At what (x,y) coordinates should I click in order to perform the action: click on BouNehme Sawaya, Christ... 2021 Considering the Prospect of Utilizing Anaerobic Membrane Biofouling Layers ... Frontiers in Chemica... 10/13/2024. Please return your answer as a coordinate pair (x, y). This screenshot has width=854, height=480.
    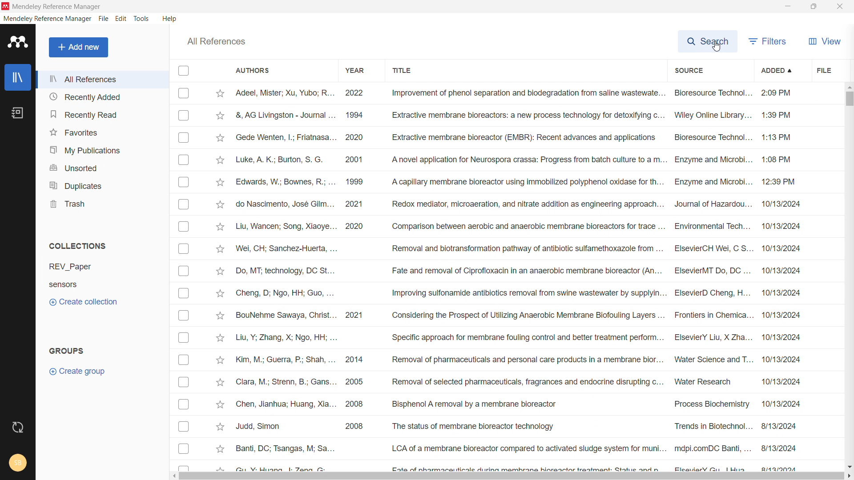
    Looking at the image, I should click on (518, 314).